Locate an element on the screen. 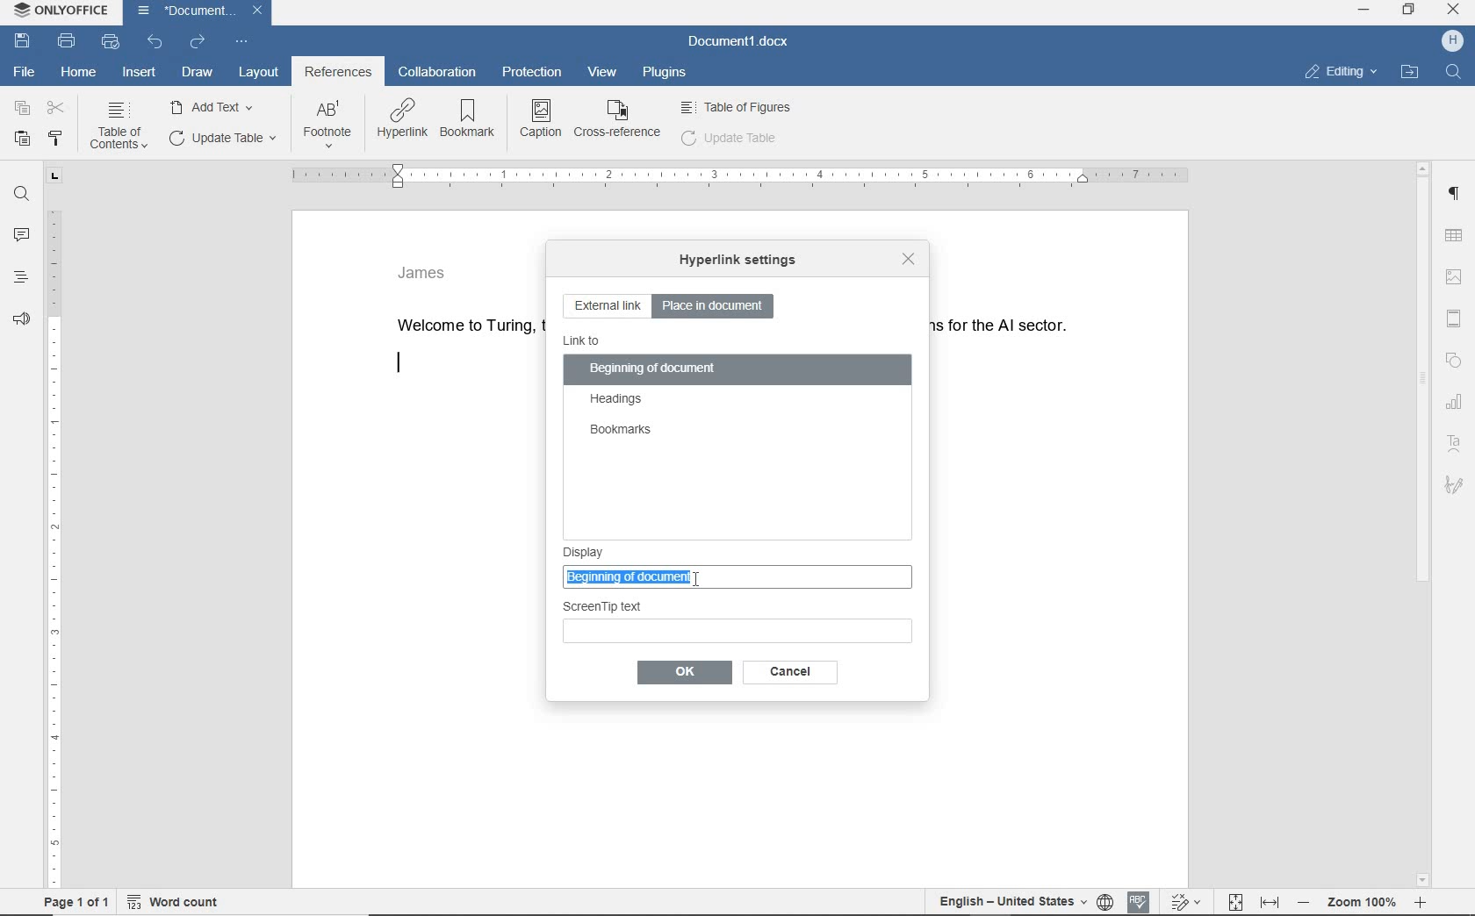 This screenshot has width=1475, height=916. file is located at coordinates (25, 72).